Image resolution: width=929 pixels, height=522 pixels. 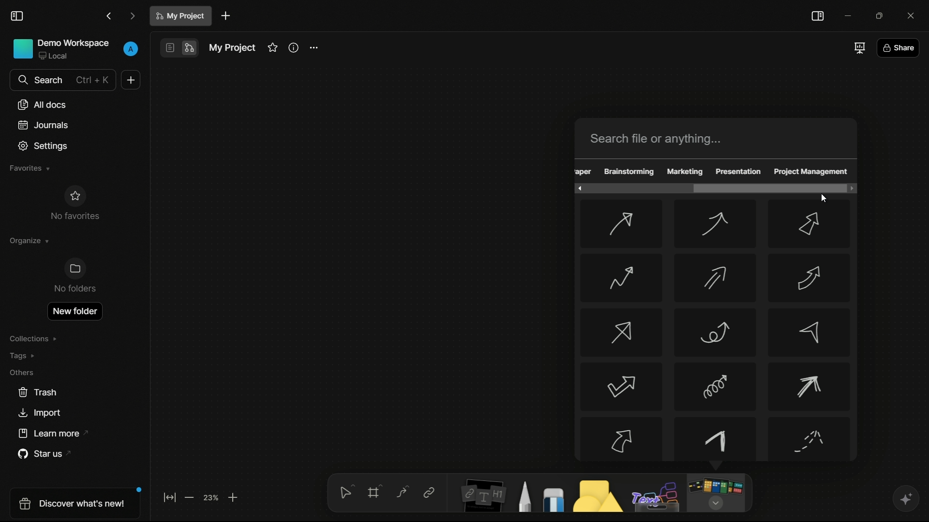 I want to click on favorites, so click(x=272, y=47).